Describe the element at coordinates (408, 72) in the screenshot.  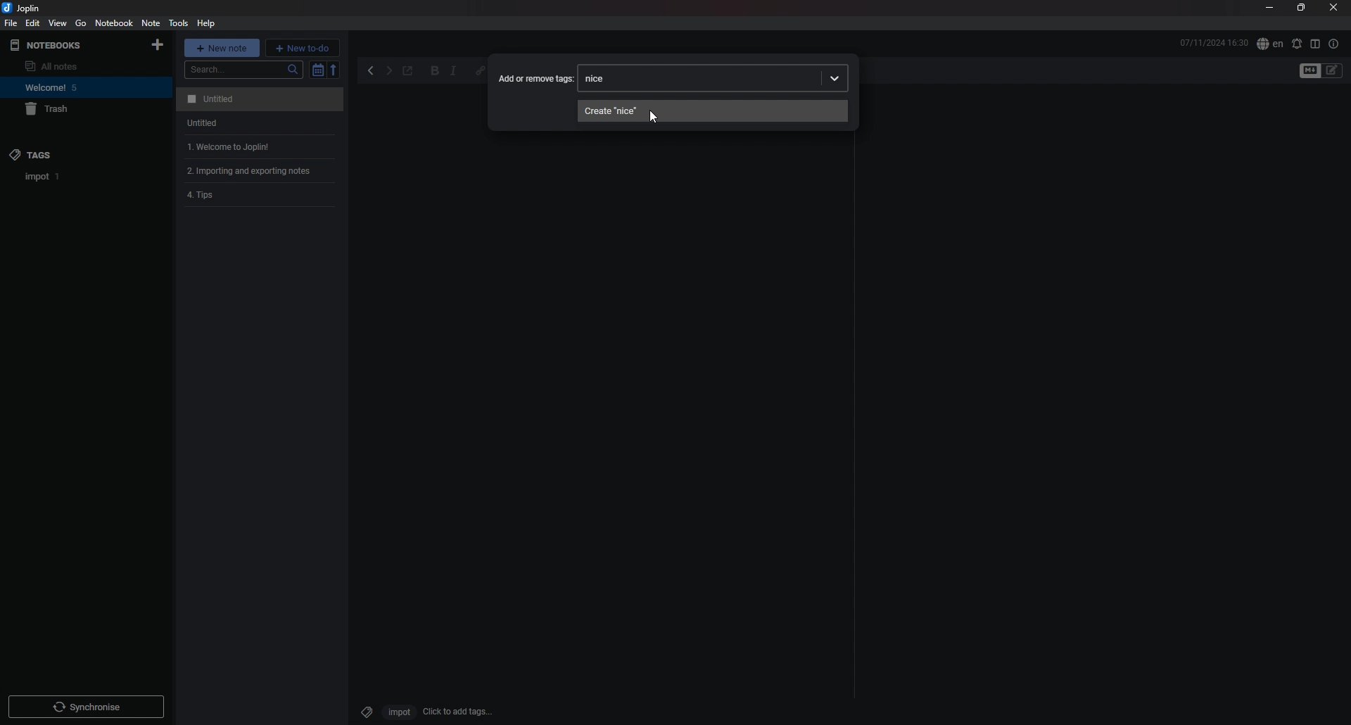
I see `toggle external editing` at that location.